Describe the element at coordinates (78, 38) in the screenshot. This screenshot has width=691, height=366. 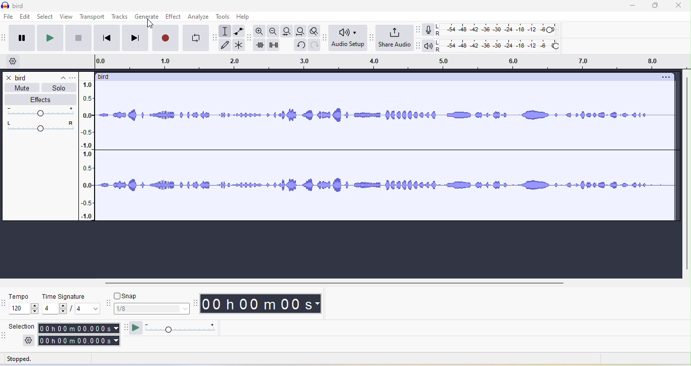
I see `stop` at that location.